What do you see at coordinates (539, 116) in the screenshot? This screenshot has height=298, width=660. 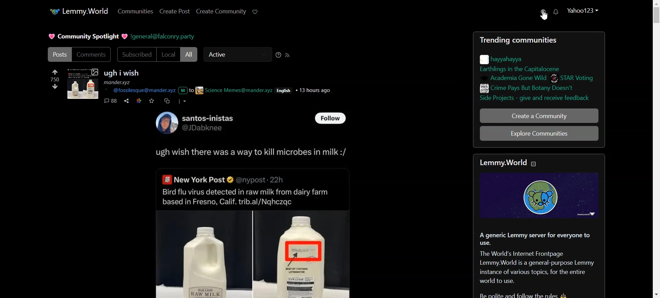 I see `Create a Community` at bounding box center [539, 116].